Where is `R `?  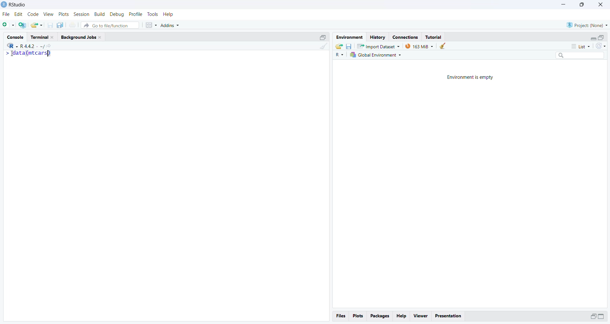
R  is located at coordinates (13, 46).